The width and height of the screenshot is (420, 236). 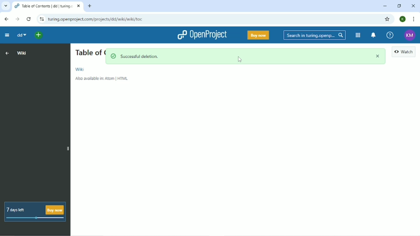 What do you see at coordinates (384, 6) in the screenshot?
I see `Minimize` at bounding box center [384, 6].